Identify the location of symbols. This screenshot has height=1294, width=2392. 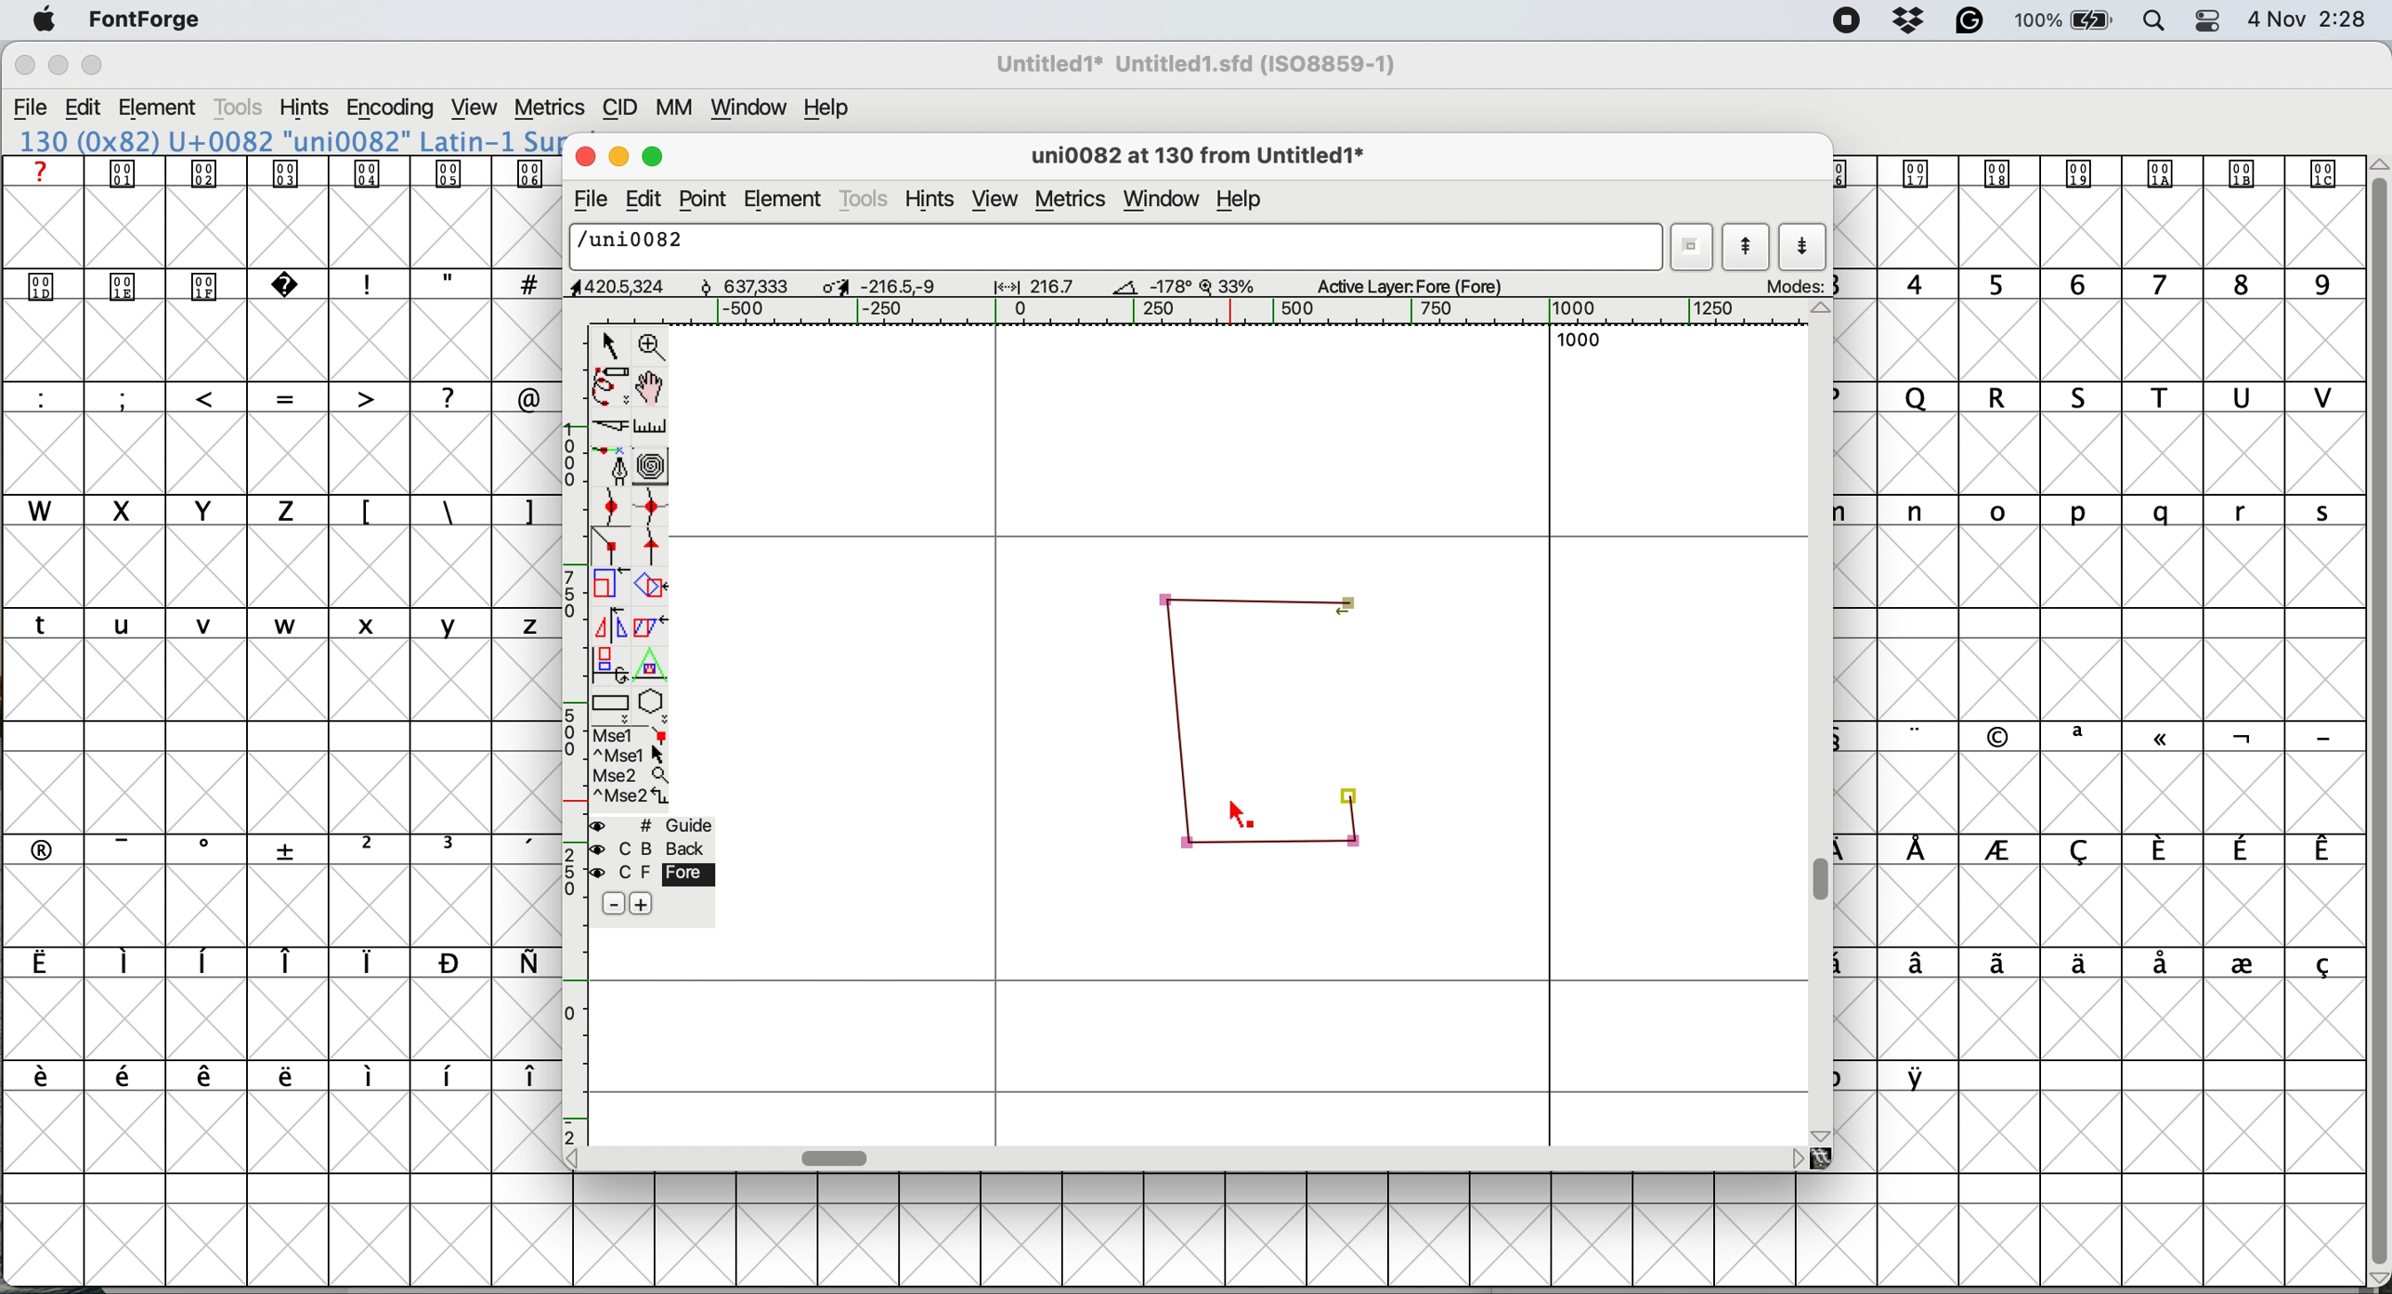
(274, 963).